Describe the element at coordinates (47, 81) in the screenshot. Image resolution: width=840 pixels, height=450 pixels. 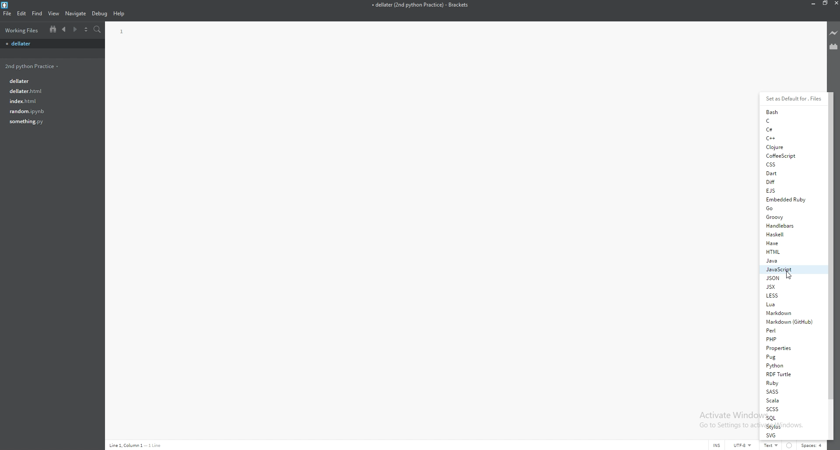
I see `file` at that location.